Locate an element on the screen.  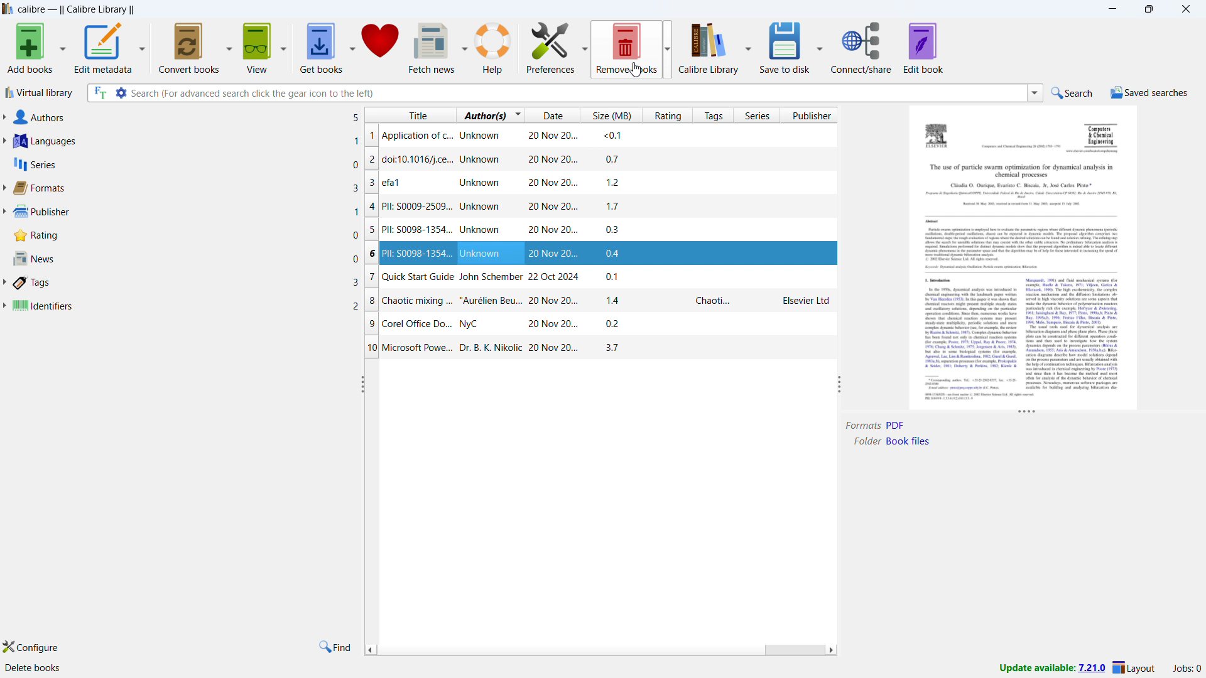
formats is located at coordinates (182, 187).